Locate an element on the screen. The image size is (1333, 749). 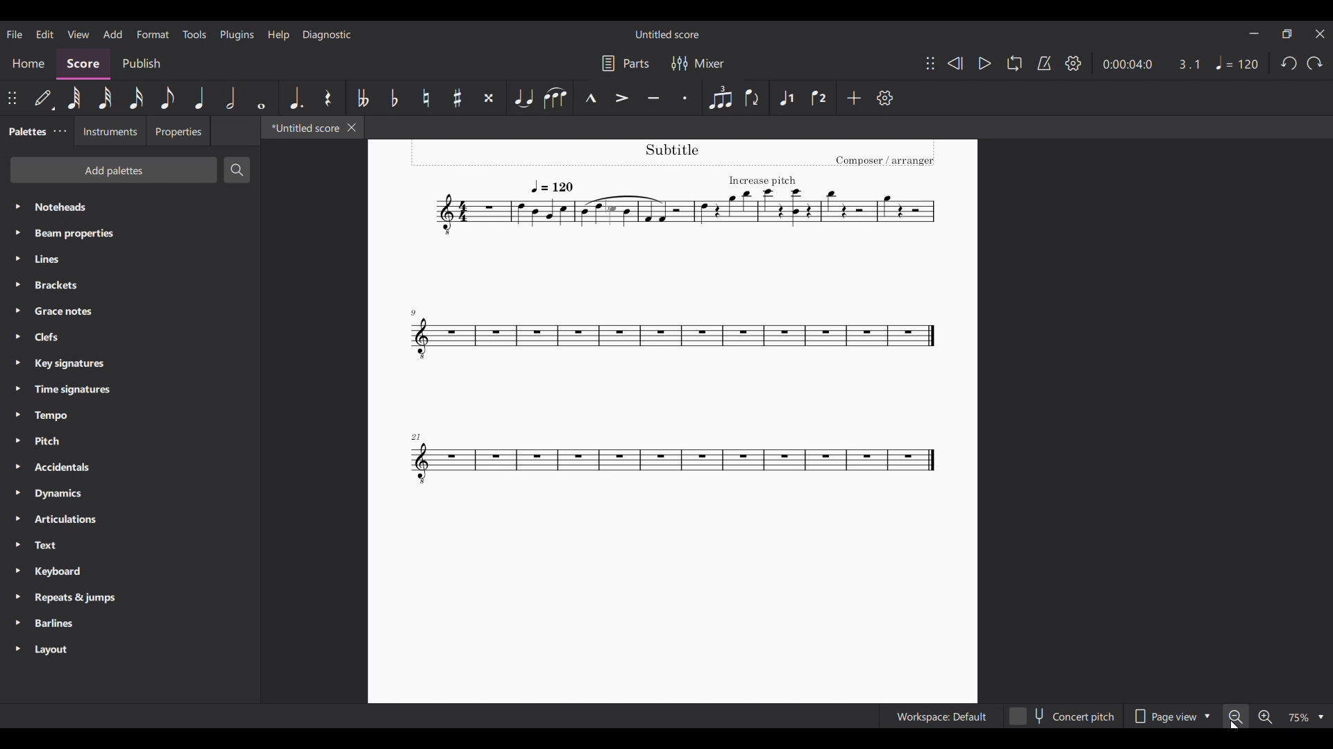
Palette settings is located at coordinates (60, 131).